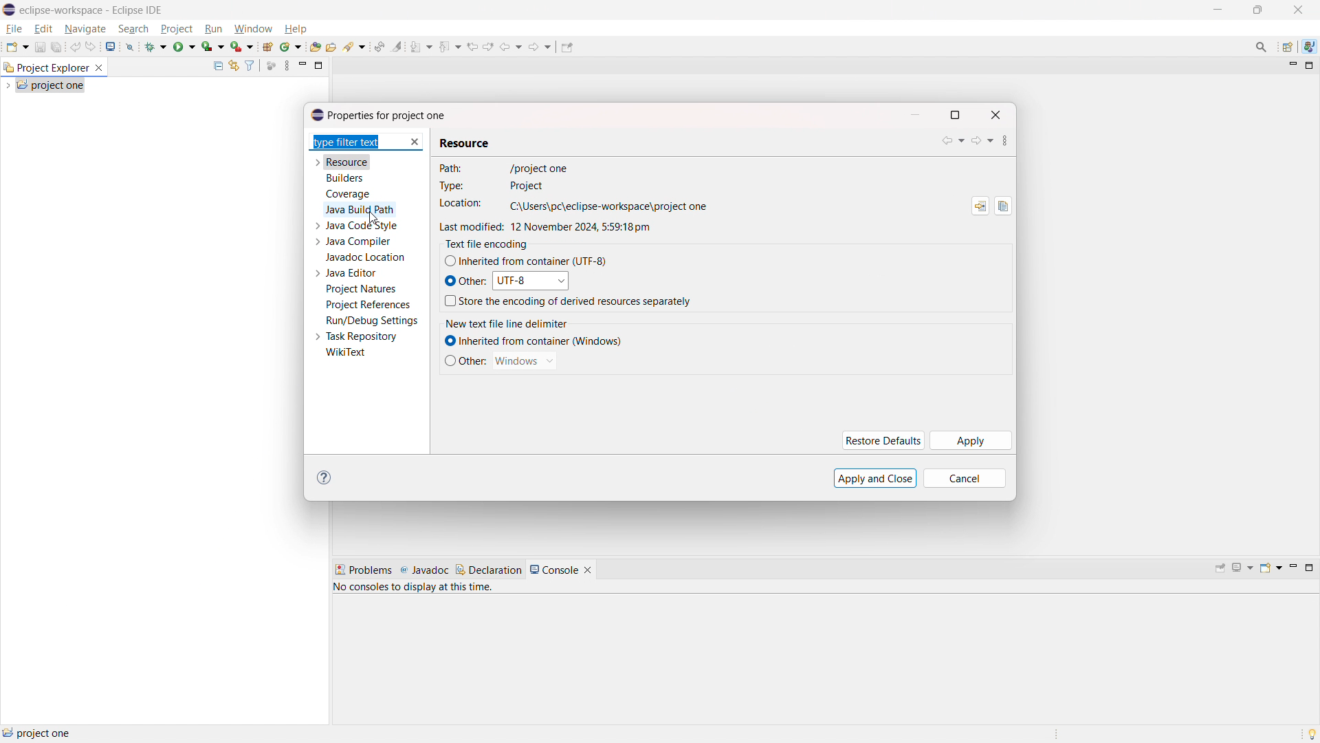  What do you see at coordinates (217, 65) in the screenshot?
I see `collapse all` at bounding box center [217, 65].